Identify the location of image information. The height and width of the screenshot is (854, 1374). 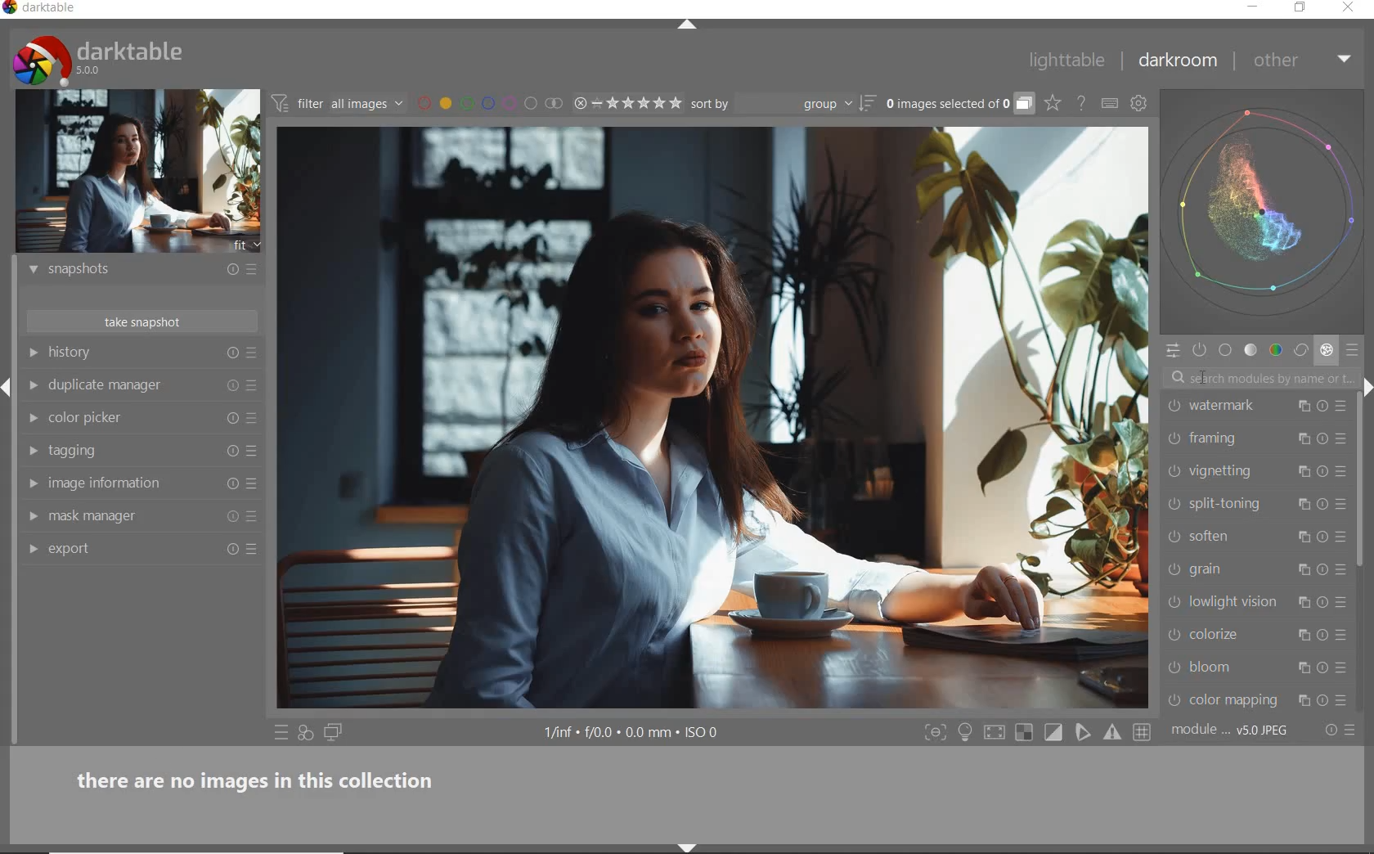
(120, 483).